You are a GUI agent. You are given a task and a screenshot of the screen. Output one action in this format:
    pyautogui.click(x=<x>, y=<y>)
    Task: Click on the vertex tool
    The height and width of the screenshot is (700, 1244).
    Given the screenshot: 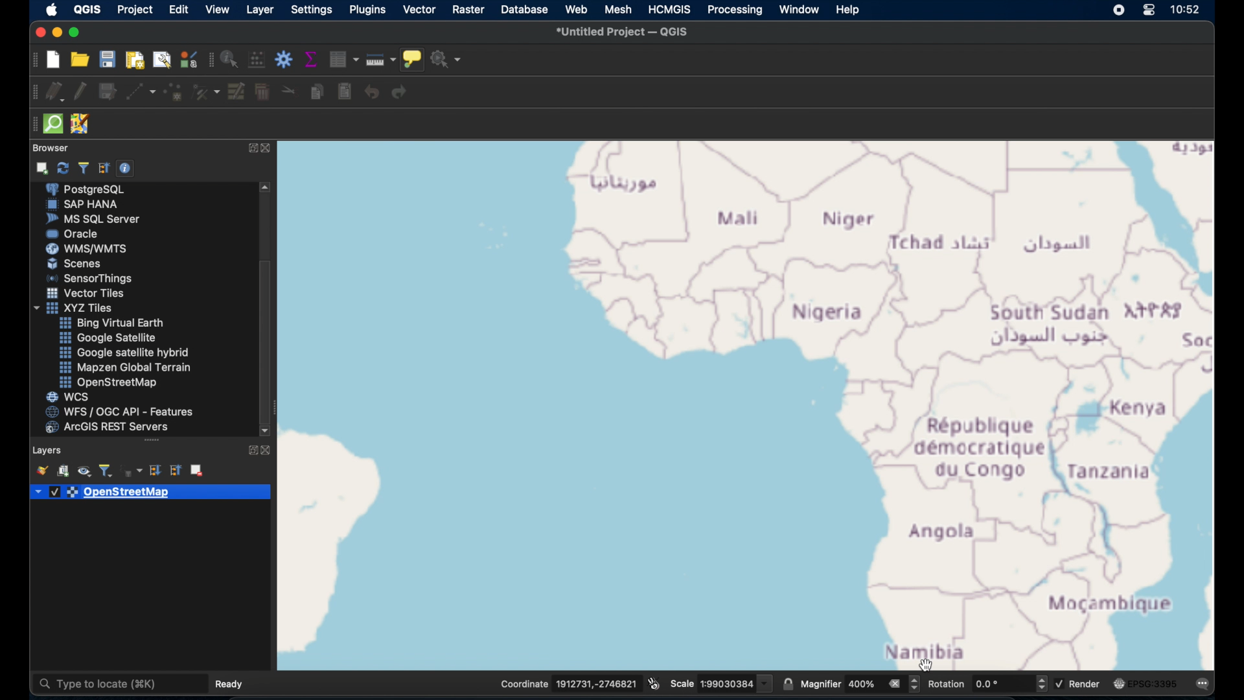 What is the action you would take?
    pyautogui.click(x=207, y=92)
    